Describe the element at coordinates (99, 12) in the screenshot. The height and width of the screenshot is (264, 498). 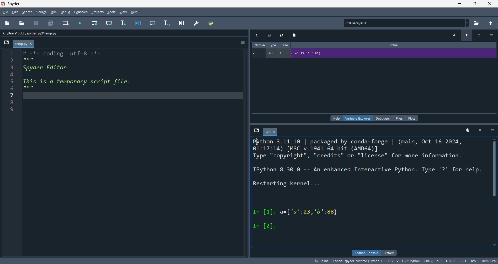
I see `projects` at that location.